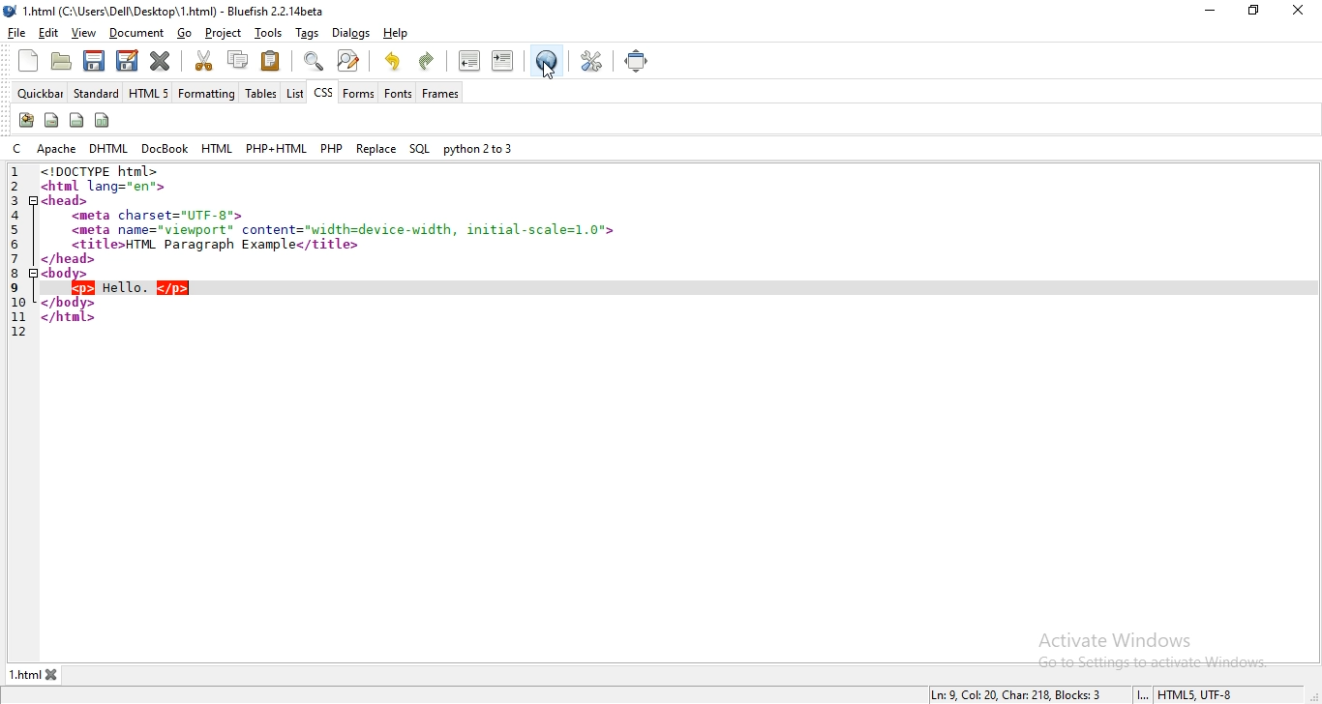 This screenshot has width=1322, height=704. I want to click on go, so click(186, 33).